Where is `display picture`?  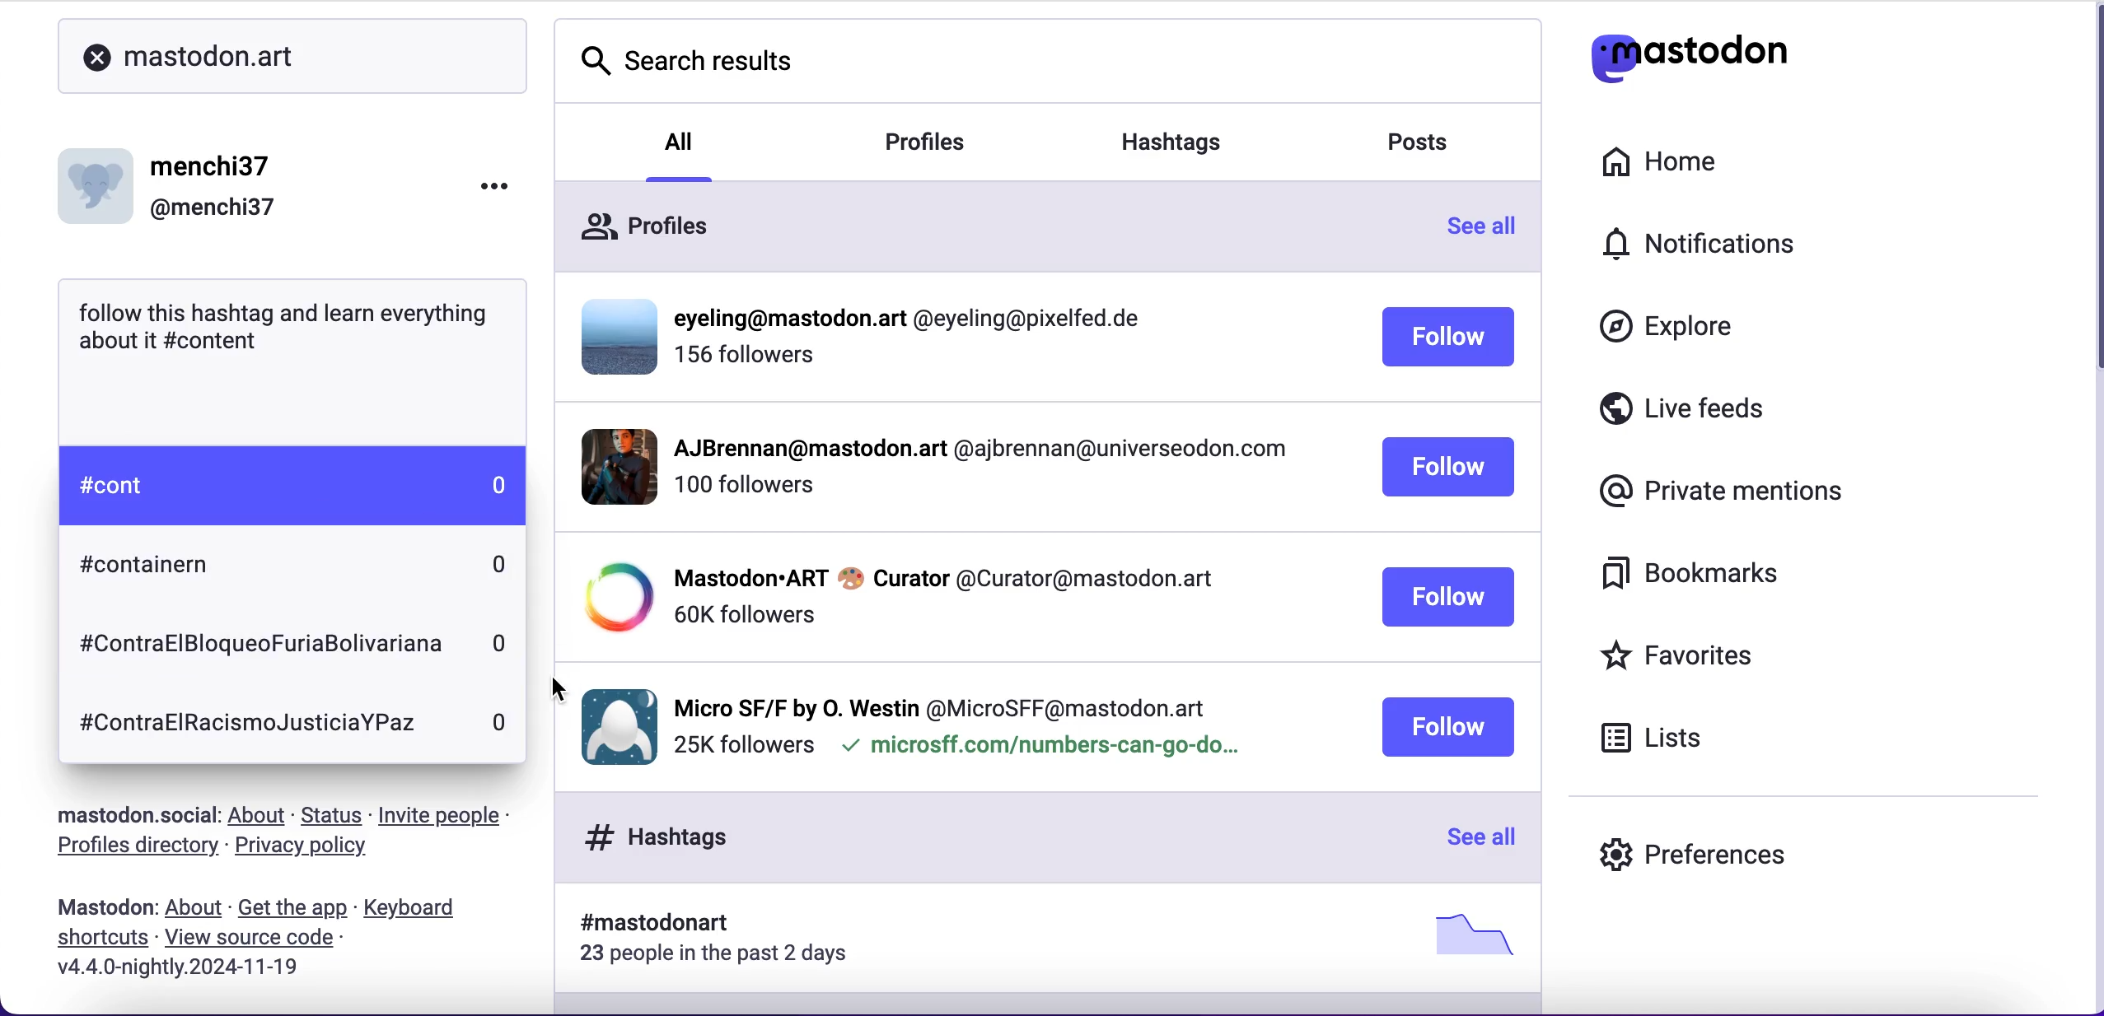 display picture is located at coordinates (605, 465).